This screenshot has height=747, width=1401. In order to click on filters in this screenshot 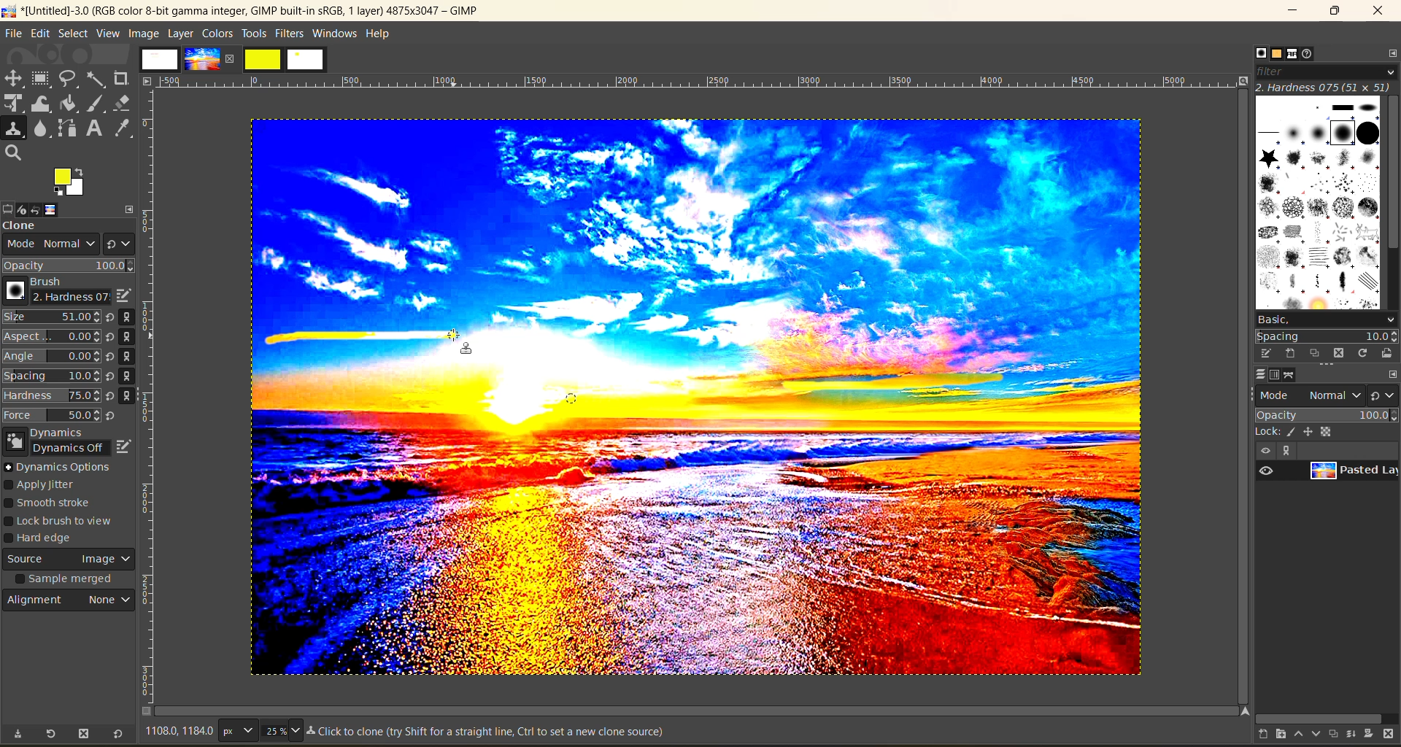, I will do `click(291, 33)`.